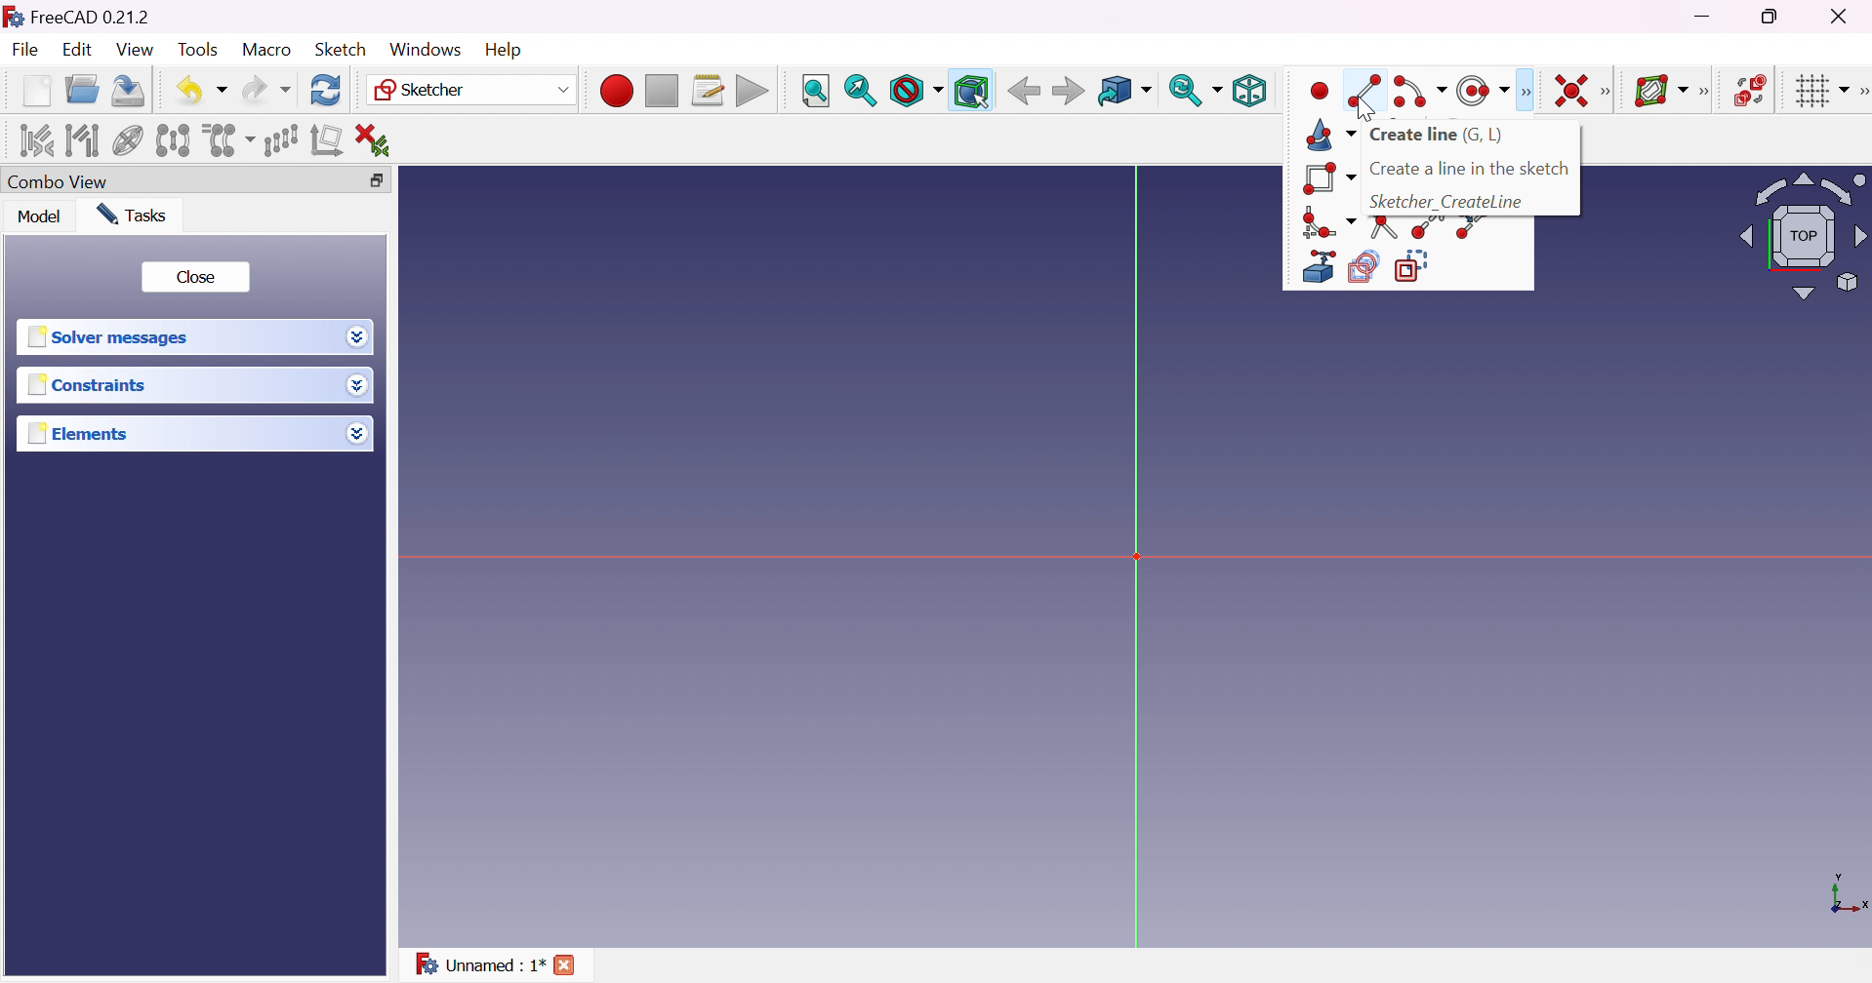 The width and height of the screenshot is (1872, 983). I want to click on Elements, so click(89, 434).